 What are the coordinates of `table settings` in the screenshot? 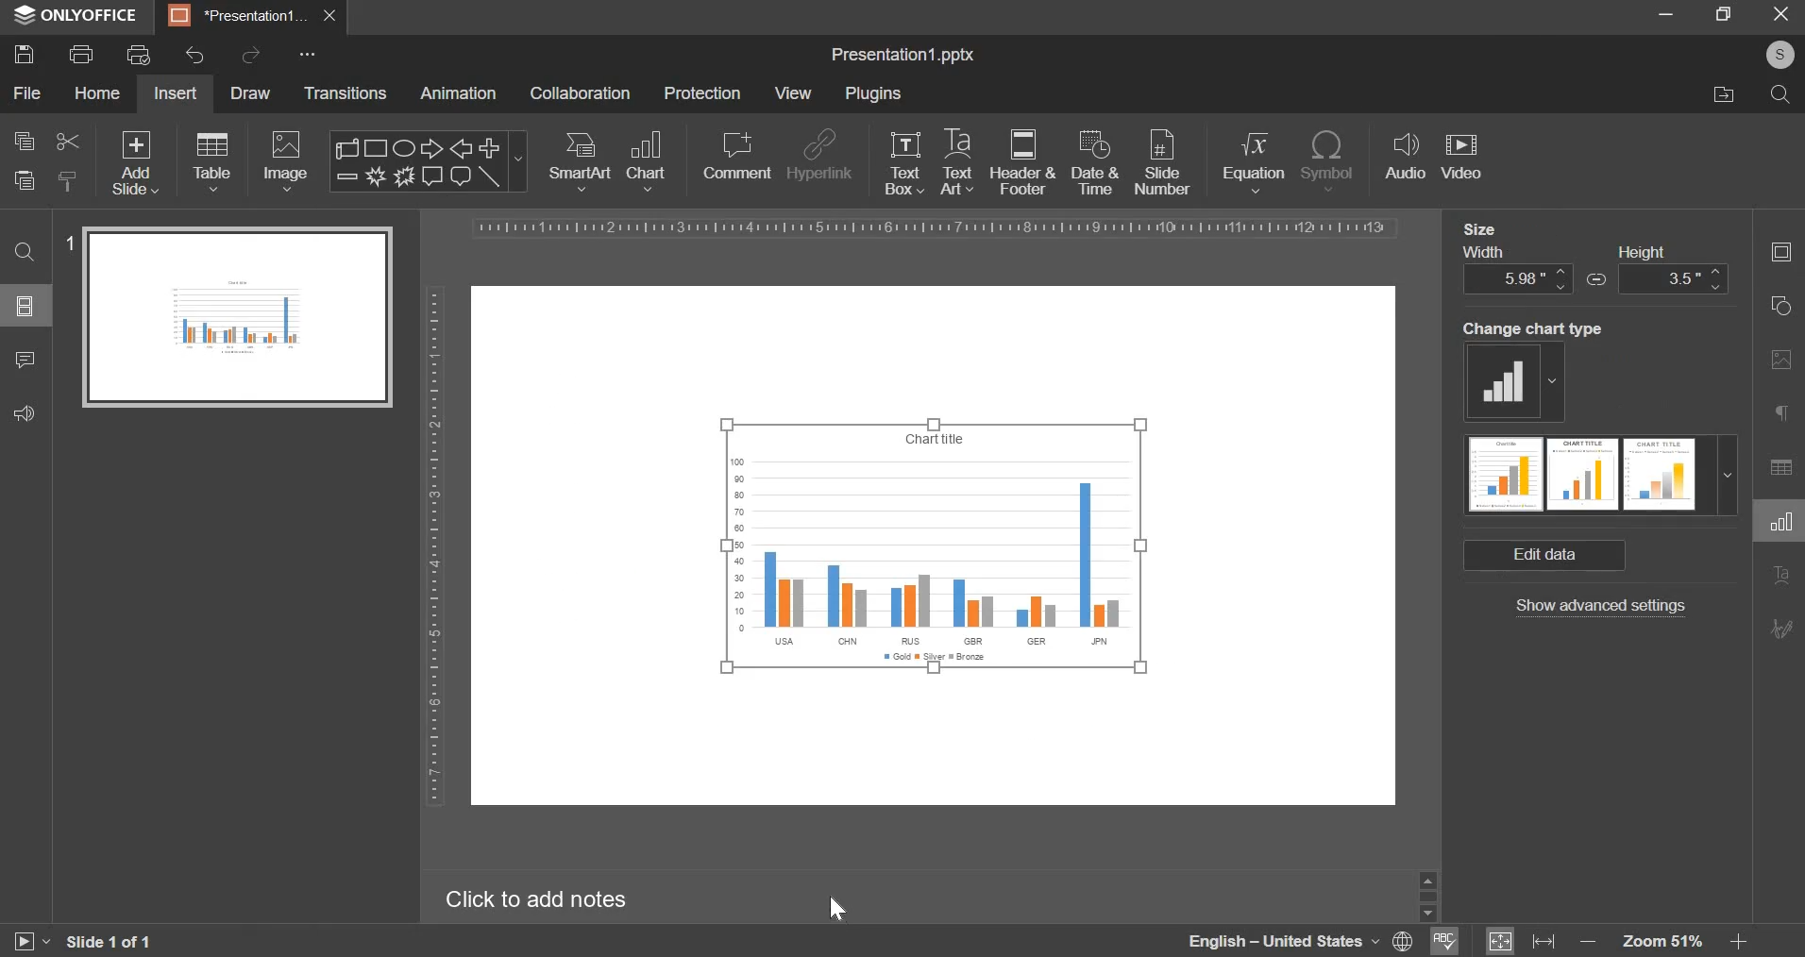 It's located at (1778, 470).